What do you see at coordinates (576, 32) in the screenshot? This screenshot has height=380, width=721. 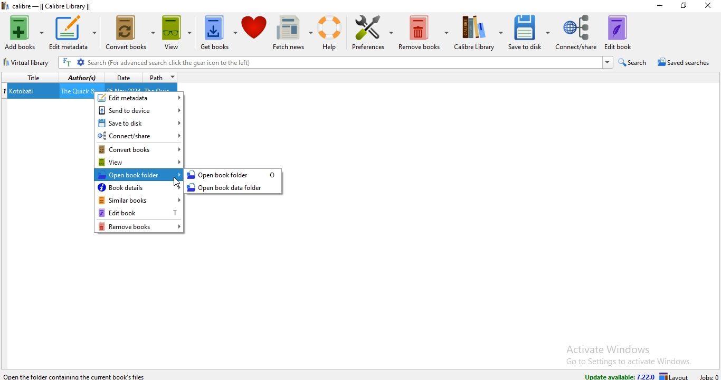 I see `connect/share` at bounding box center [576, 32].